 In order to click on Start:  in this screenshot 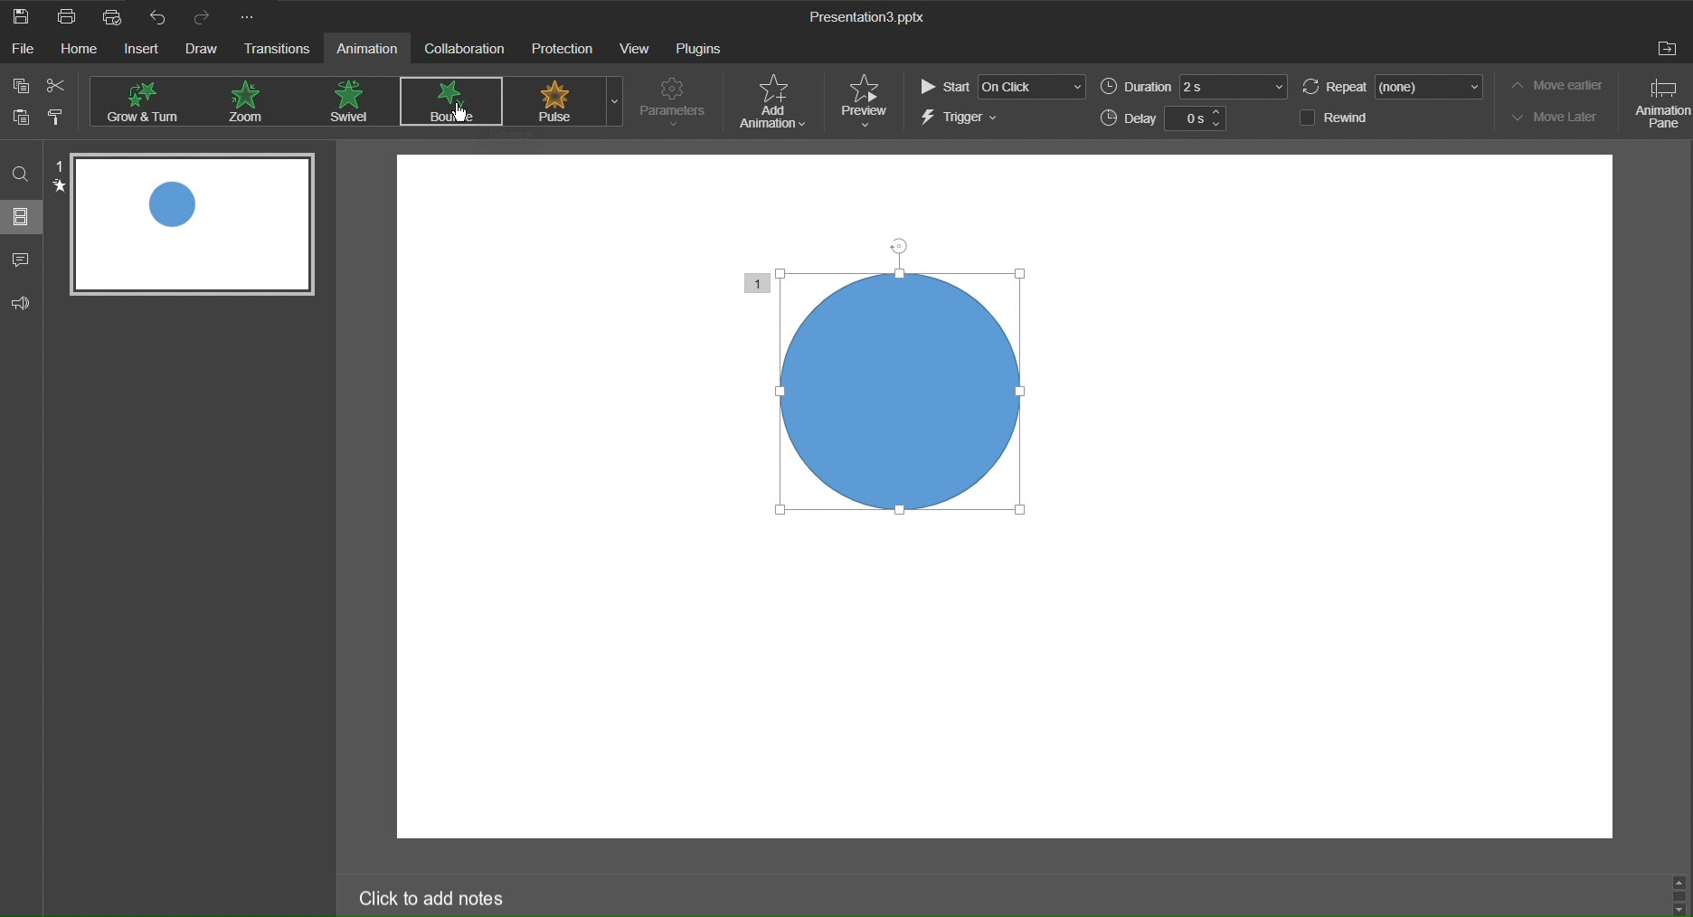, I will do `click(943, 87)`.